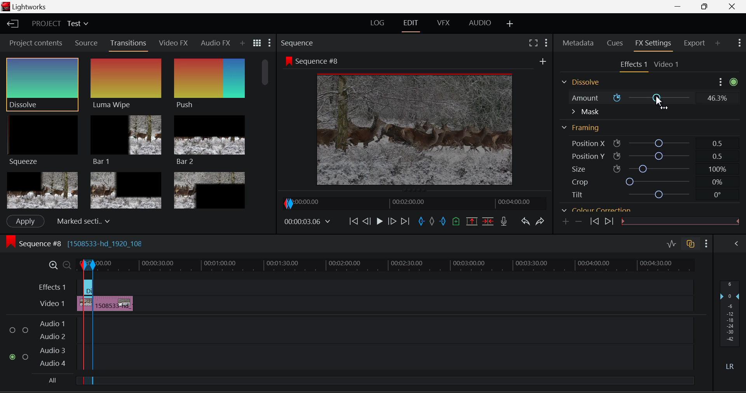  I want to click on Timeline Zoom Out, so click(64, 264).